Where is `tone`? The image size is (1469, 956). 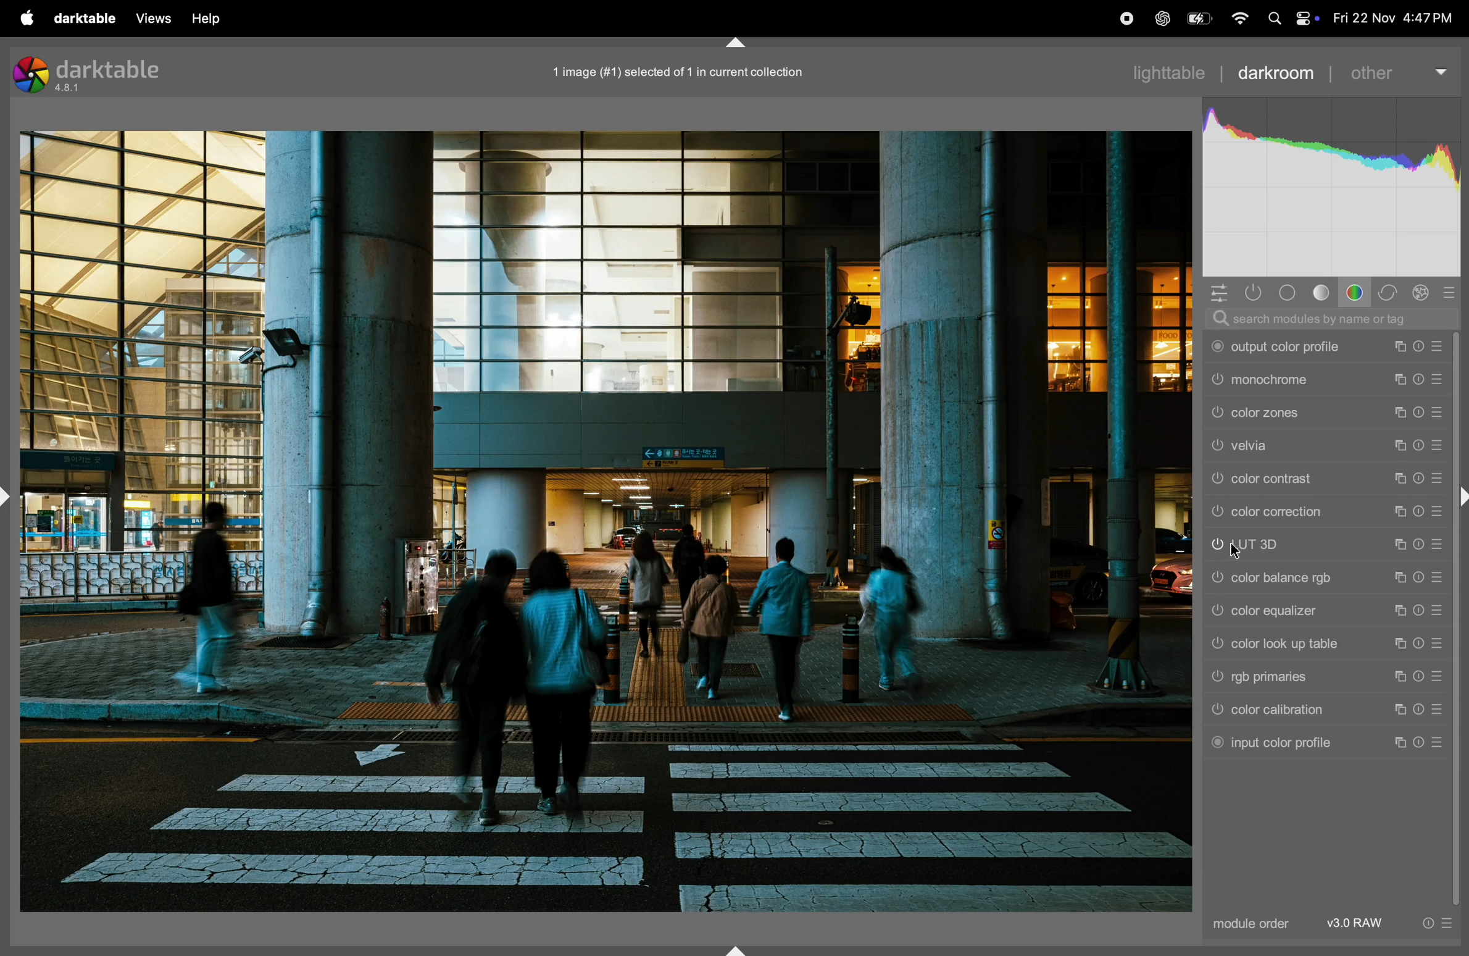 tone is located at coordinates (1321, 293).